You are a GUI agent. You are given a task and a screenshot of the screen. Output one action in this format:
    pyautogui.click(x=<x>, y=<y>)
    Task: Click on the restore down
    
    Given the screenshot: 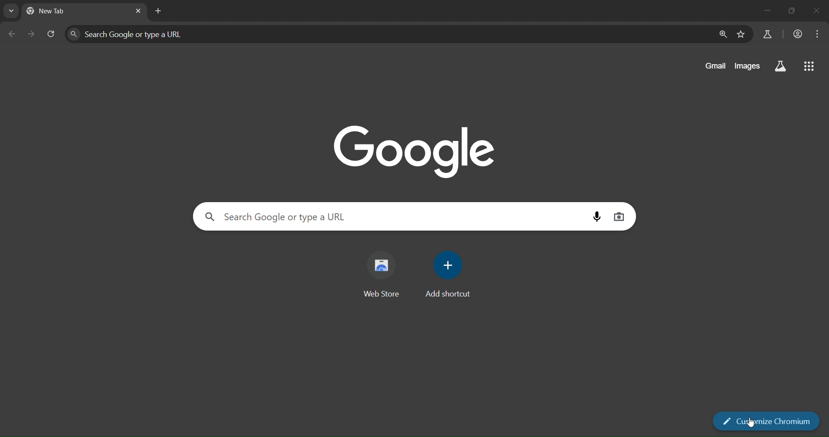 What is the action you would take?
    pyautogui.click(x=789, y=9)
    